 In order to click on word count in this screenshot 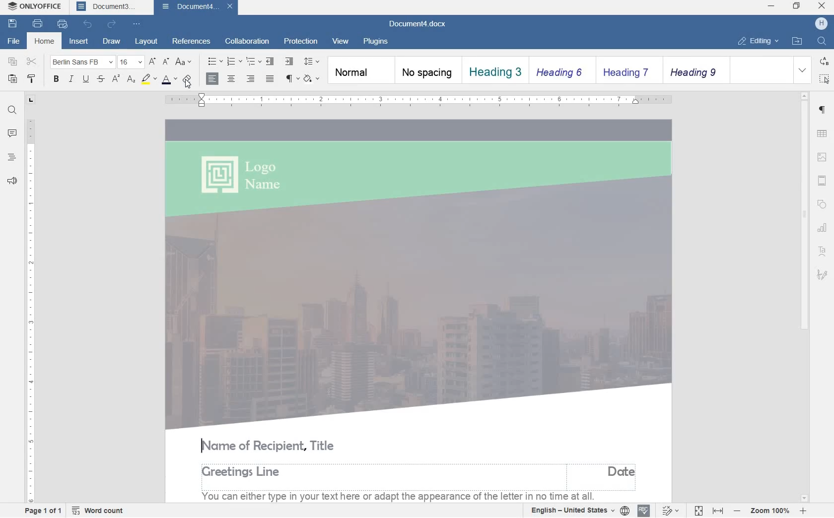, I will do `click(100, 510)`.